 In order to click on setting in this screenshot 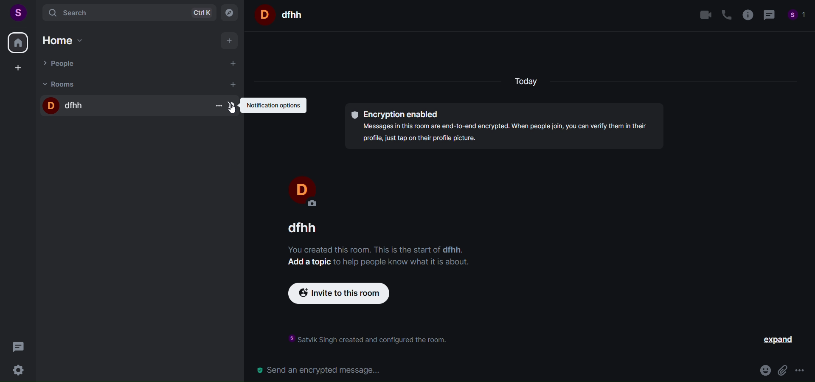, I will do `click(17, 370)`.